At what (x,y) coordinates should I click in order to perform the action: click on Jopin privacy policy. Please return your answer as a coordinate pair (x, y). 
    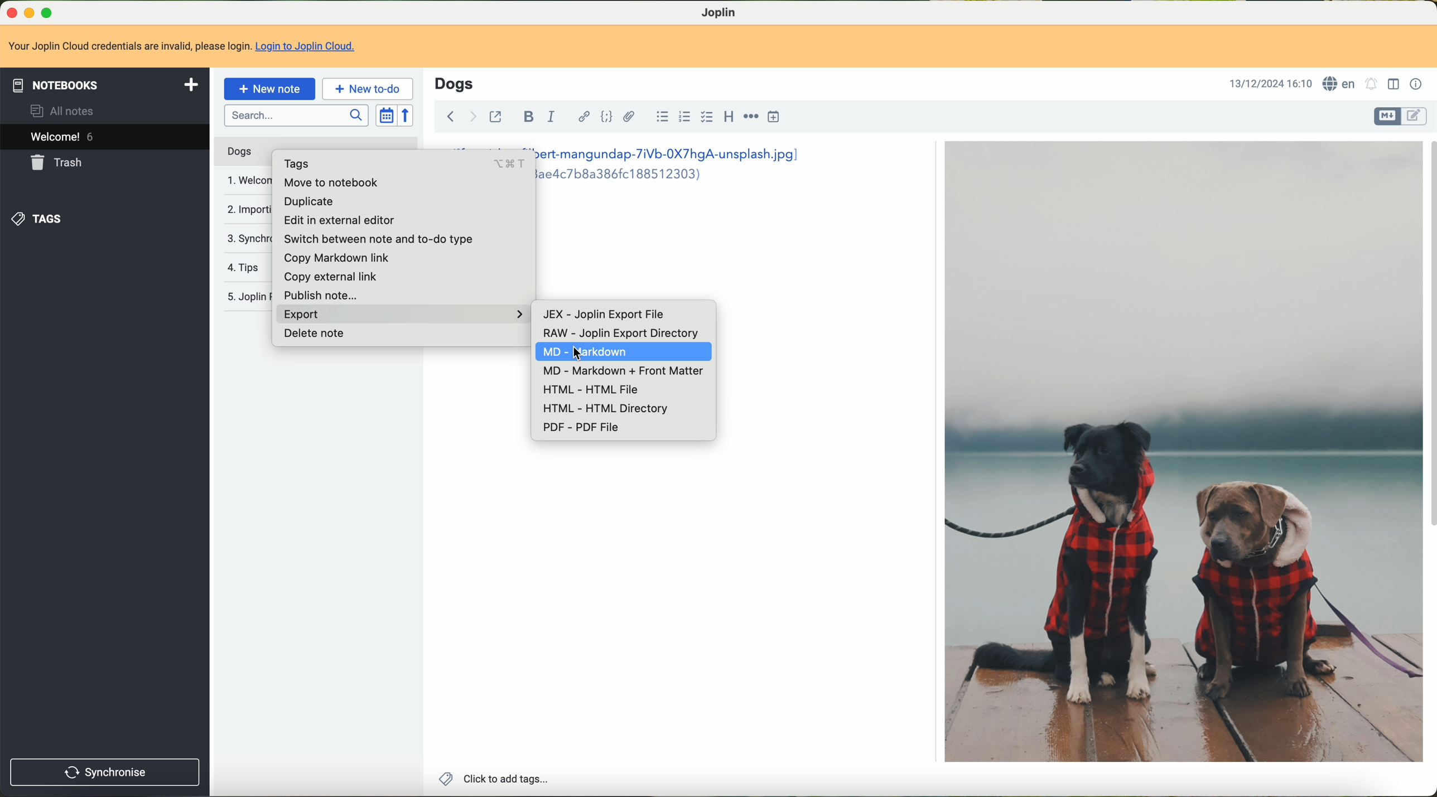
    Looking at the image, I should click on (244, 294).